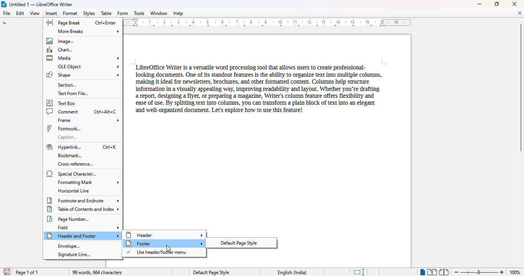 The image size is (524, 276). I want to click on page break, so click(81, 23).